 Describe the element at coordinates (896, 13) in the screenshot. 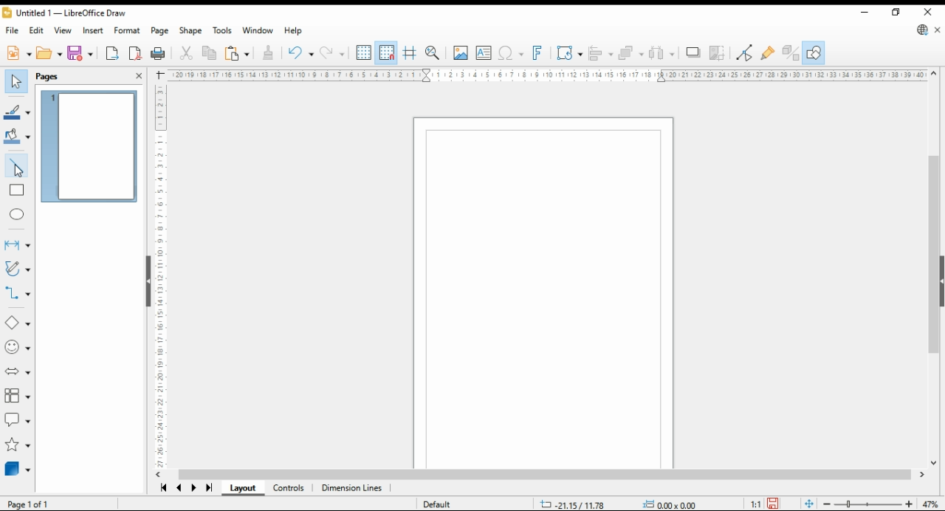

I see `restore` at that location.